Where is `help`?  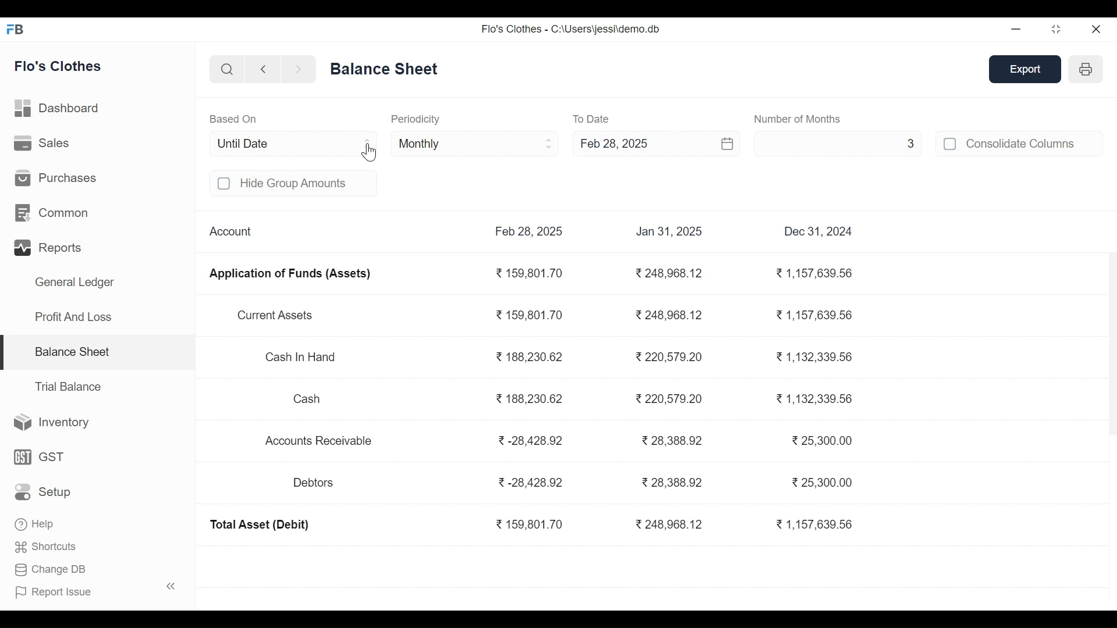 help is located at coordinates (34, 522).